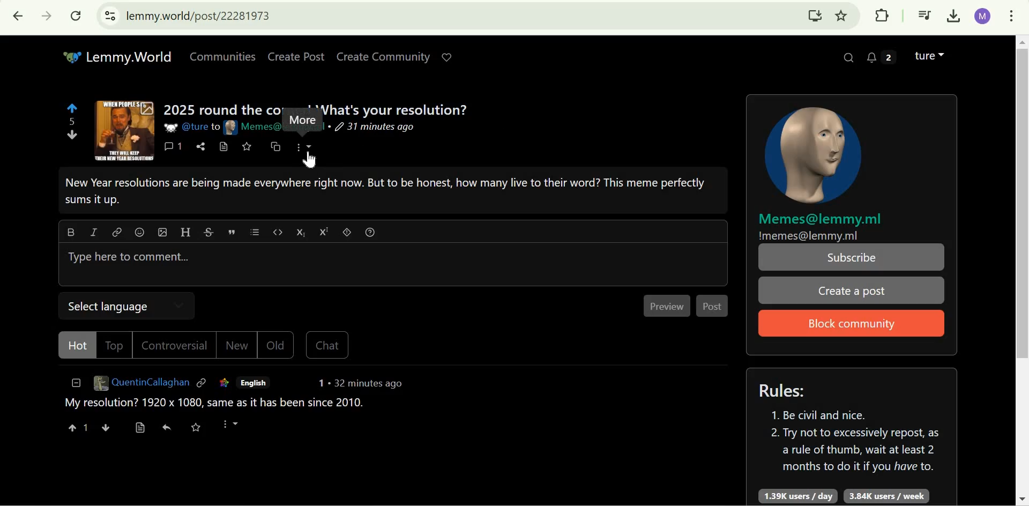  Describe the element at coordinates (73, 121) in the screenshot. I see `5 points` at that location.